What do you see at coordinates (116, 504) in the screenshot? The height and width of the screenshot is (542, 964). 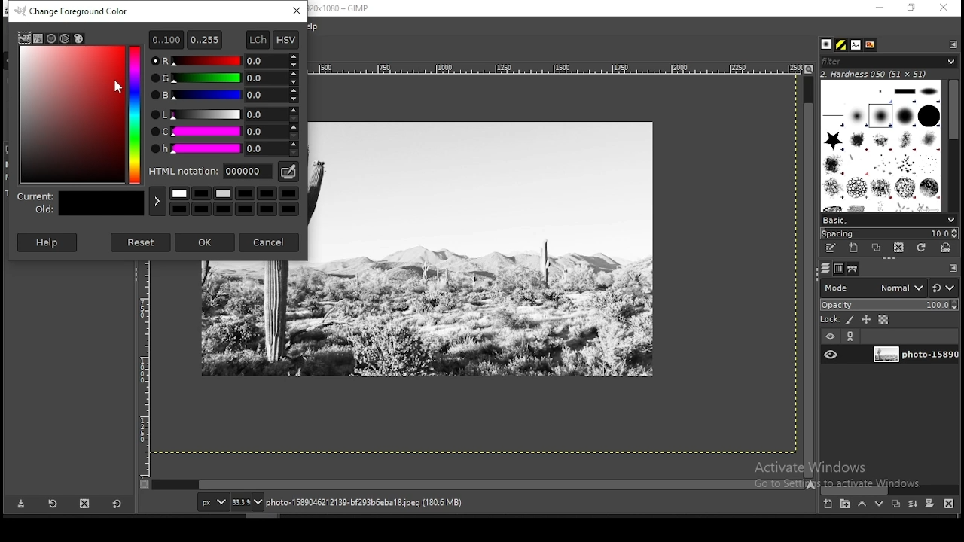 I see `reset to defaults` at bounding box center [116, 504].